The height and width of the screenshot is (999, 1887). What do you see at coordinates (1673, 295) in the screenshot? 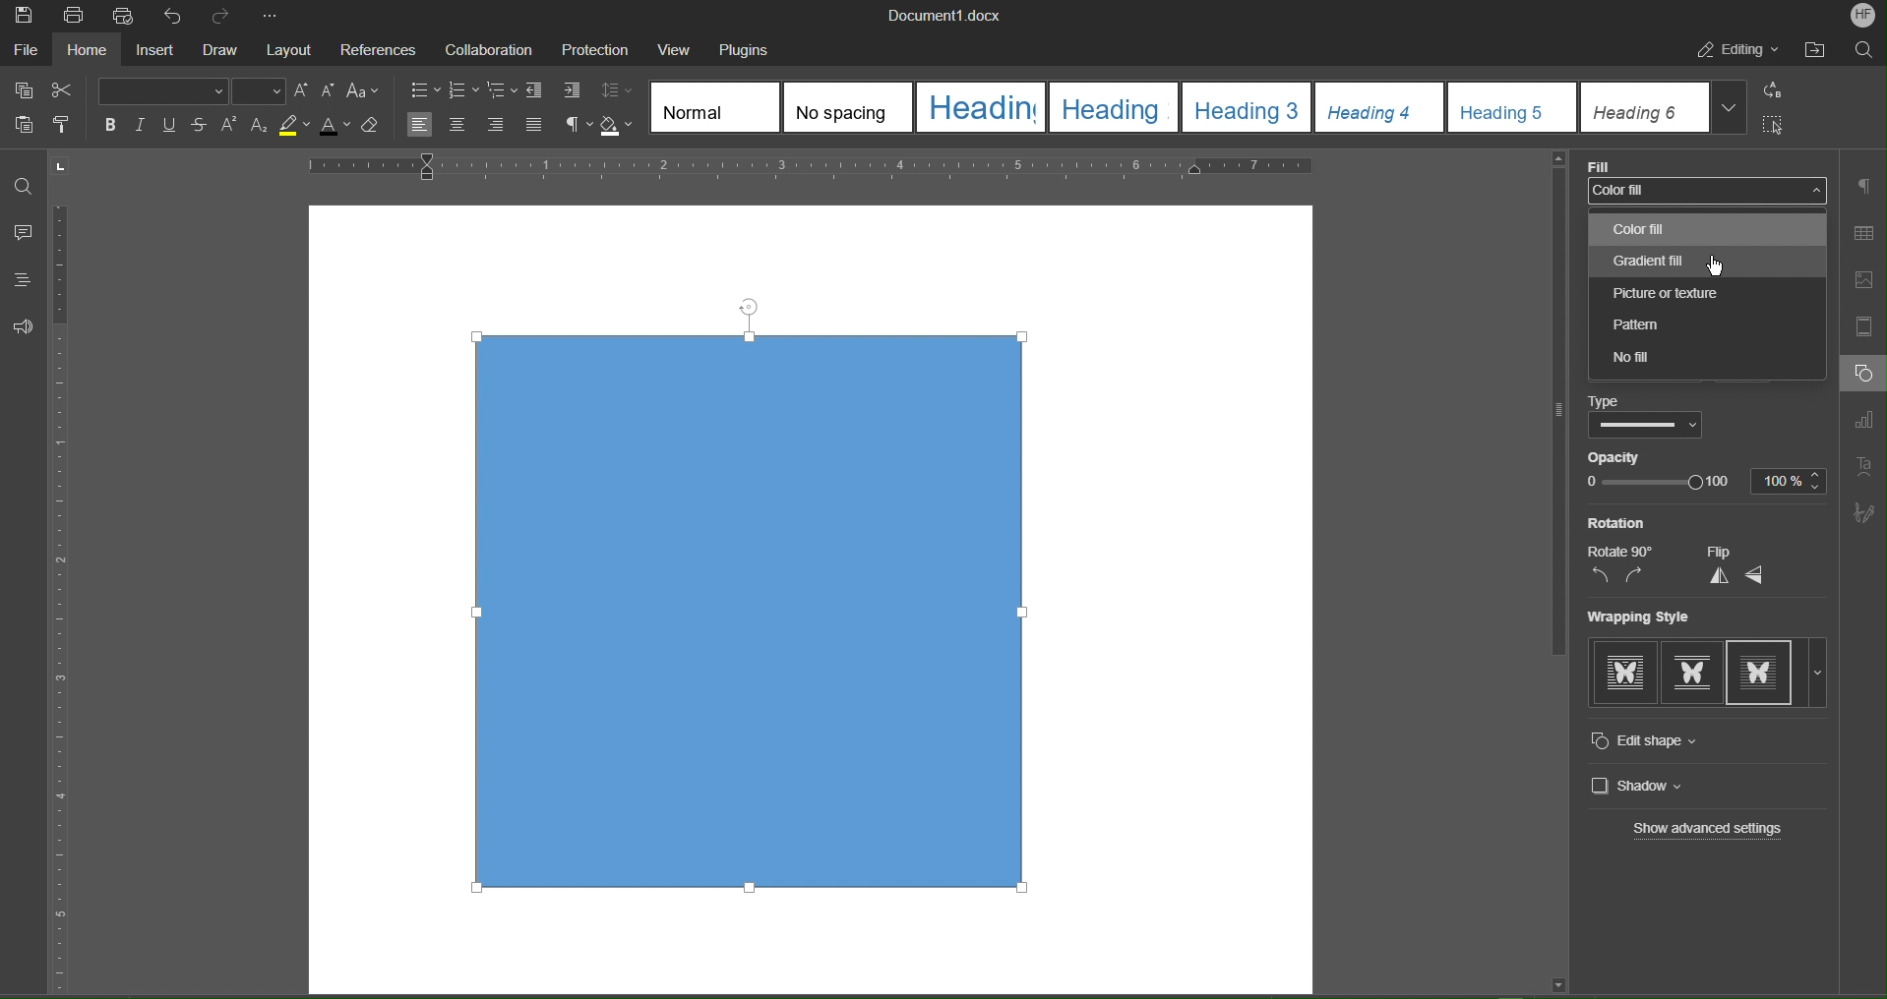
I see `Picture or texture` at bounding box center [1673, 295].